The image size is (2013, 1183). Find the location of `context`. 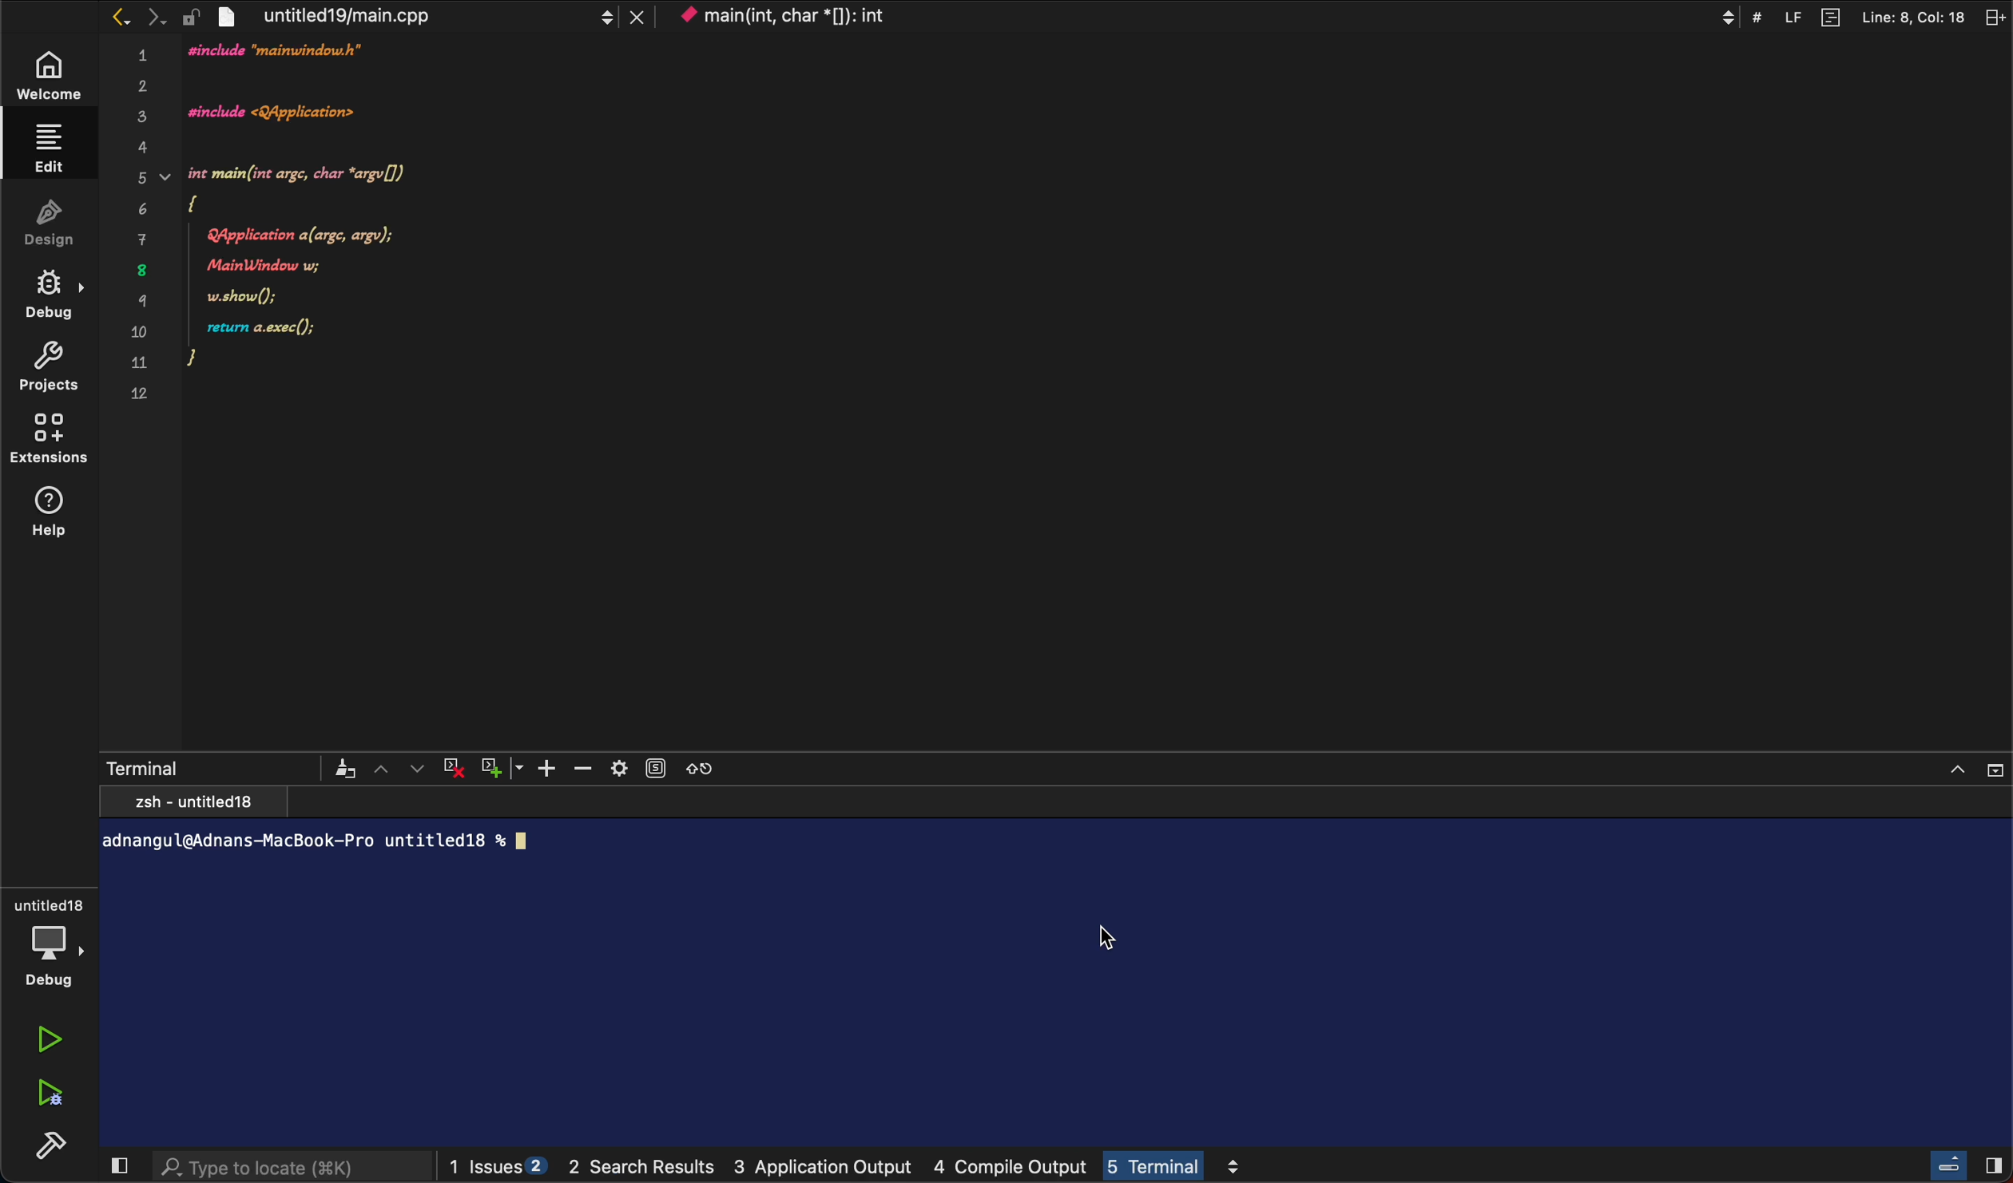

context is located at coordinates (816, 17).